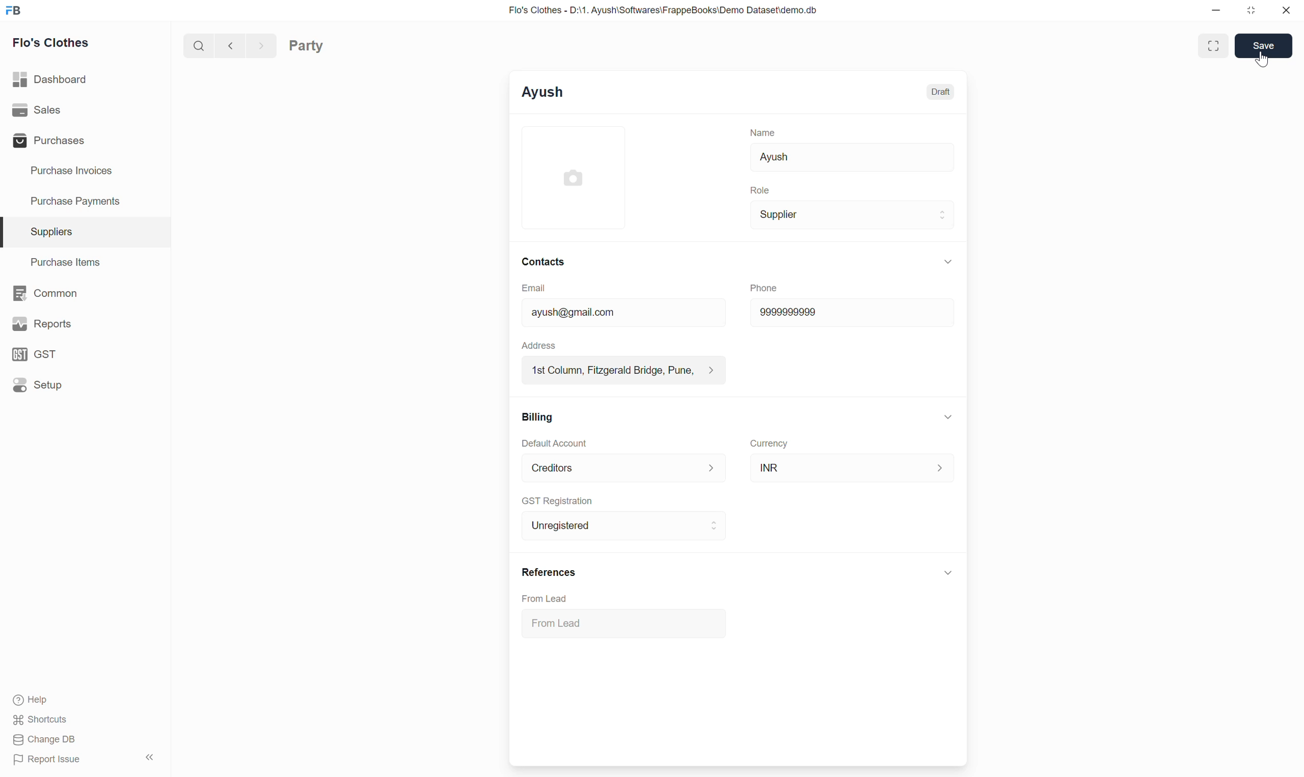  Describe the element at coordinates (306, 46) in the screenshot. I see `Party` at that location.